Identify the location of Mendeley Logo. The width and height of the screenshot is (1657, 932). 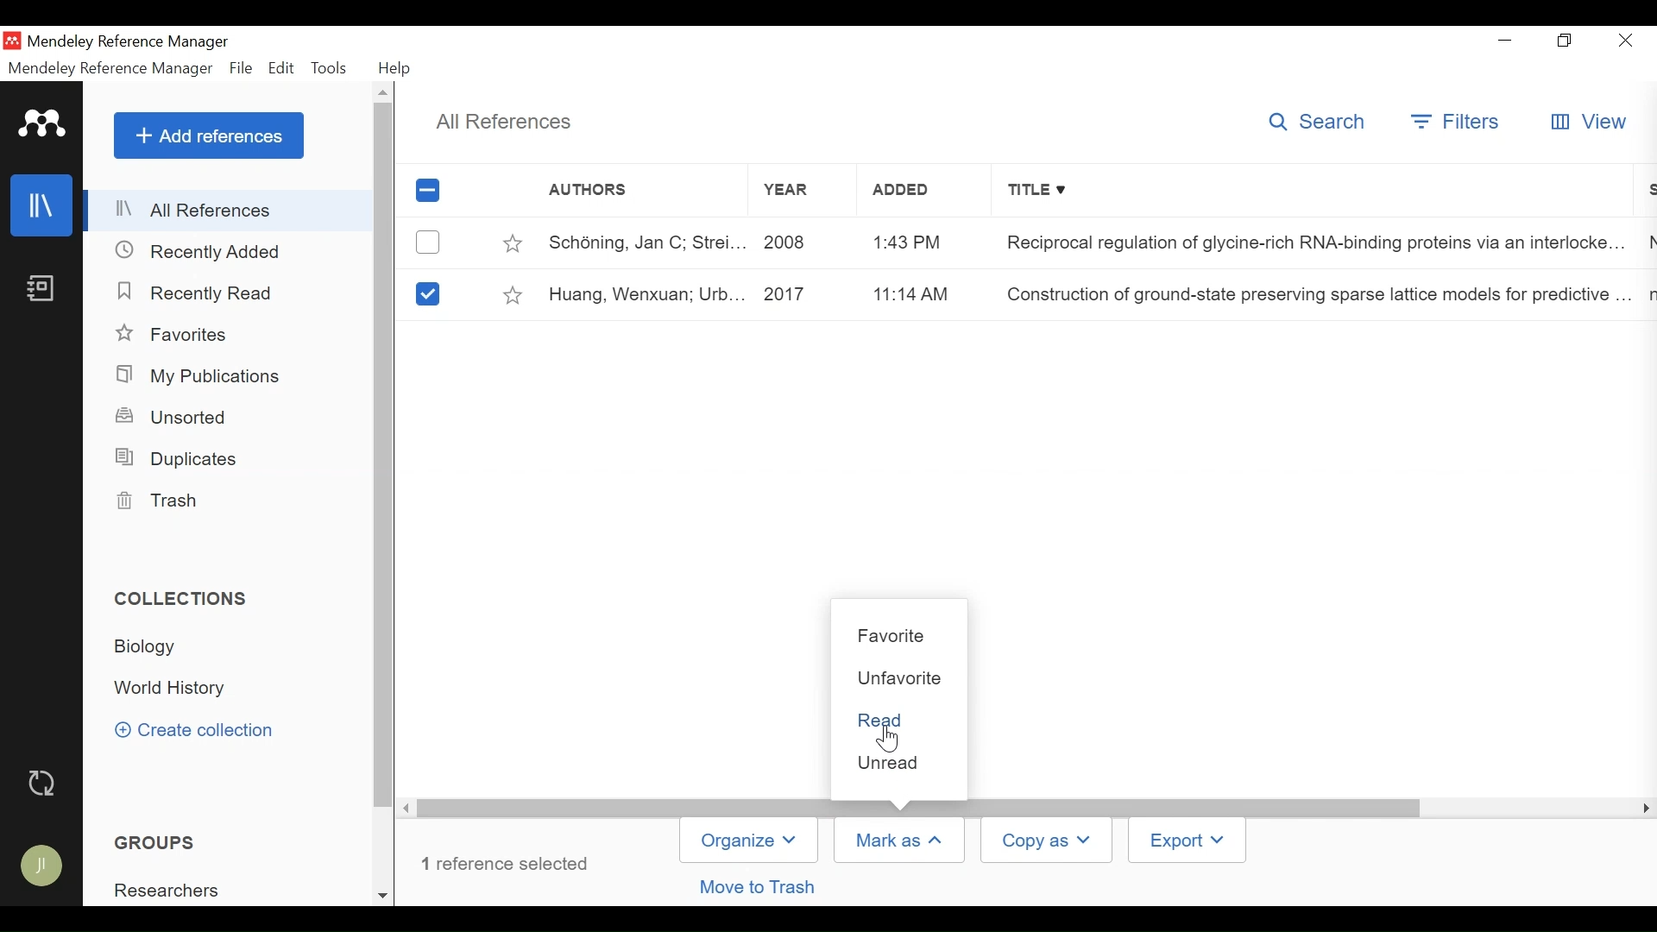
(44, 127).